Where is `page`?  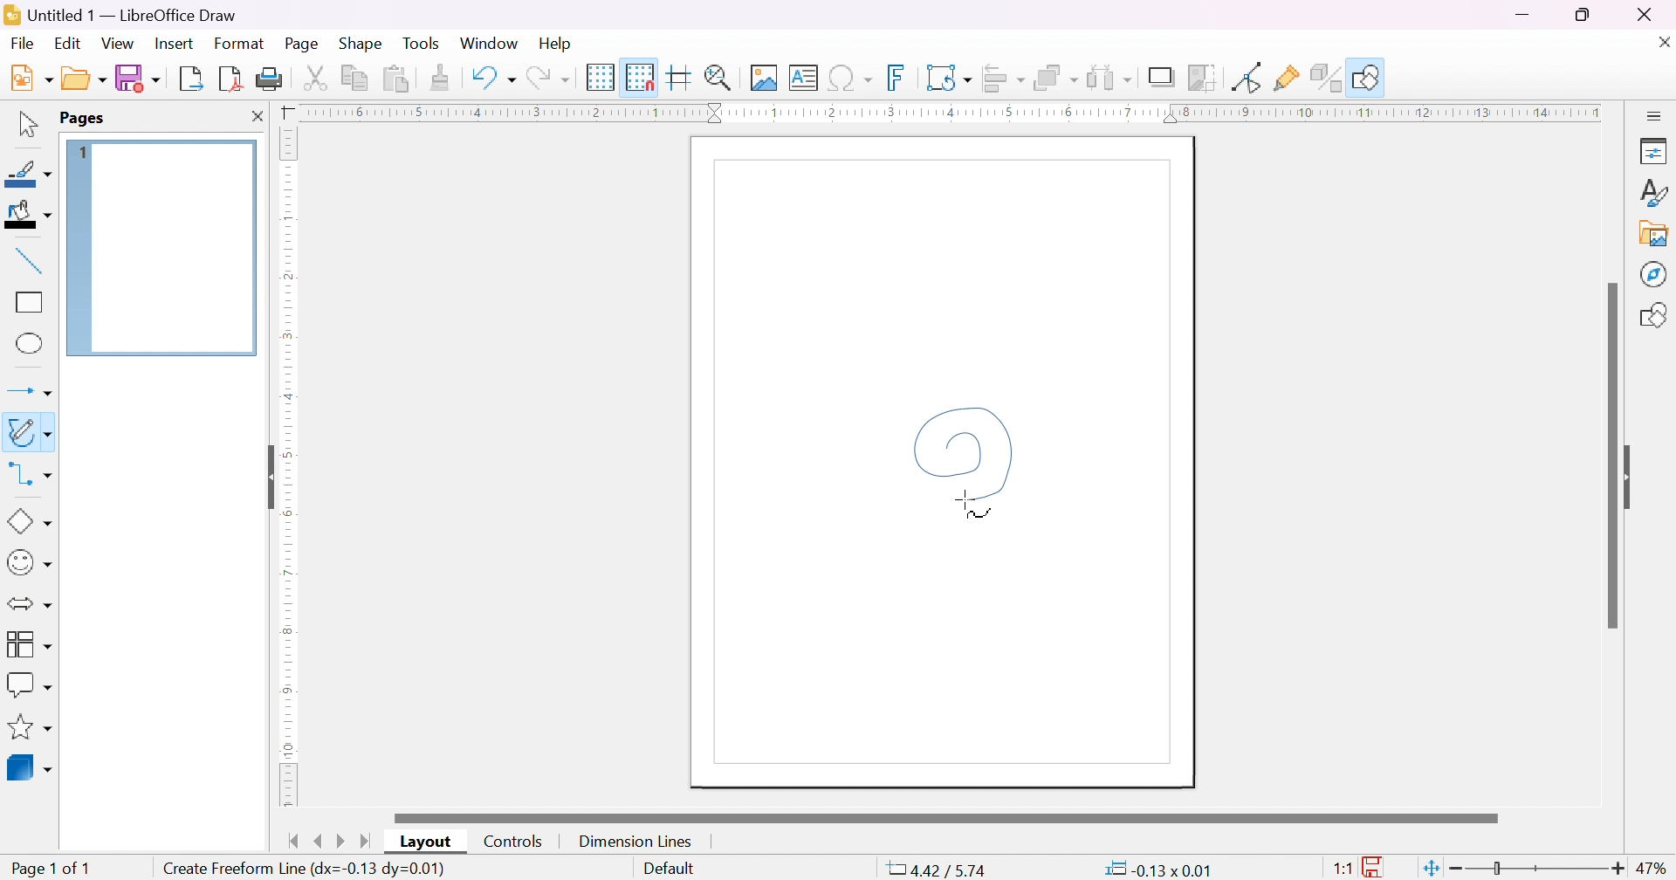
page is located at coordinates (305, 42).